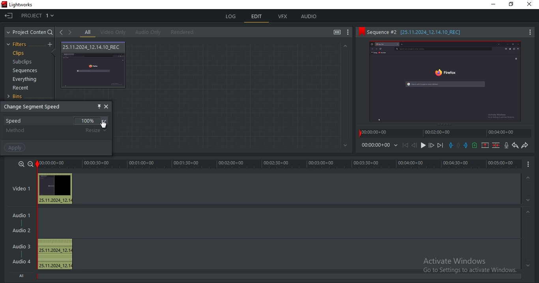 This screenshot has width=539, height=283. What do you see at coordinates (185, 32) in the screenshot?
I see `rendered ` at bounding box center [185, 32].